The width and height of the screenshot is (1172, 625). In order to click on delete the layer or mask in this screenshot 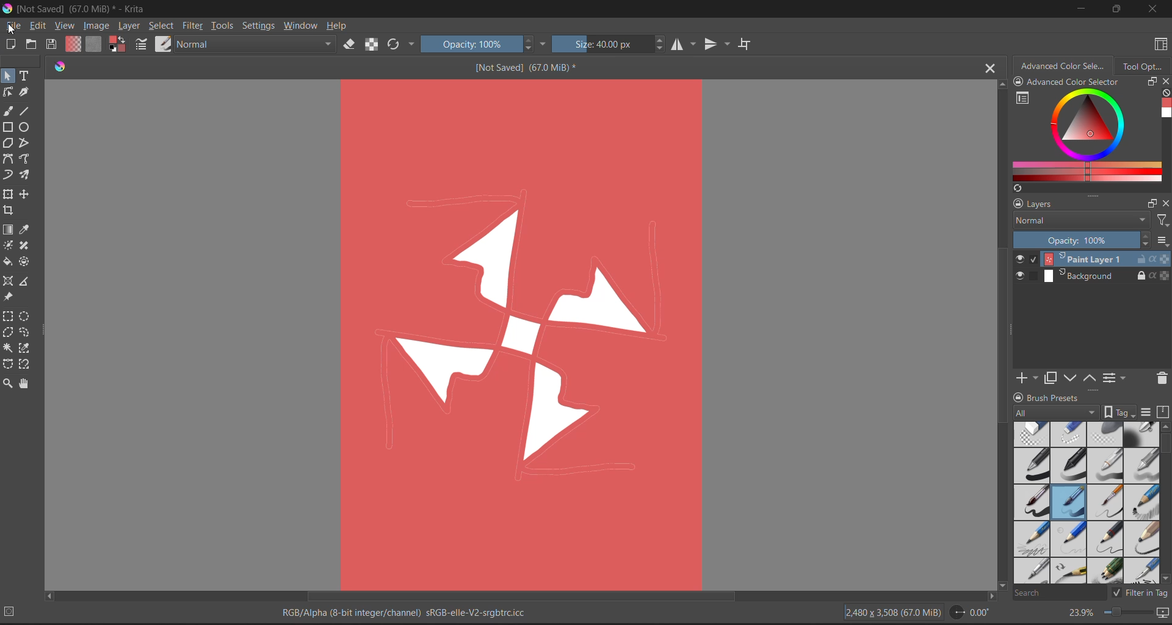, I will do `click(1158, 380)`.